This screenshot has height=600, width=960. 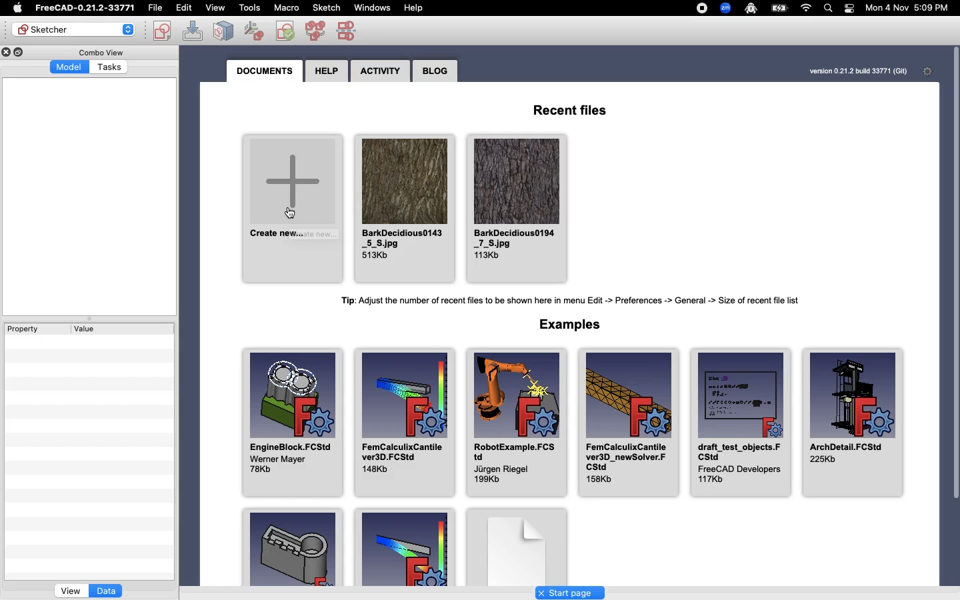 What do you see at coordinates (254, 31) in the screenshot?
I see `Validate sketch` at bounding box center [254, 31].